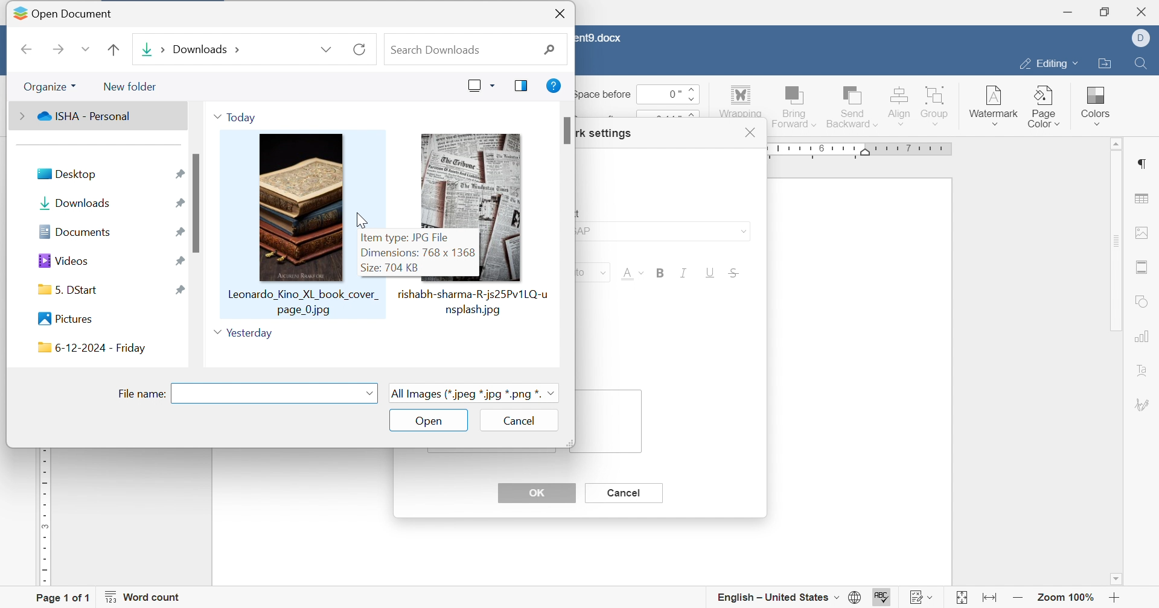 The height and width of the screenshot is (608, 1159). Describe the element at coordinates (1114, 600) in the screenshot. I see `zoom in` at that location.